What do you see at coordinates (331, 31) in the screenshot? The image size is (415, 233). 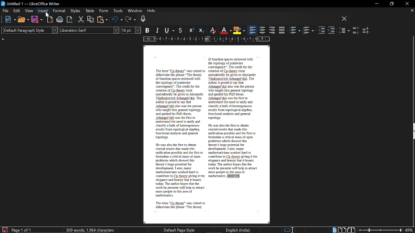 I see `Decrease indent` at bounding box center [331, 31].